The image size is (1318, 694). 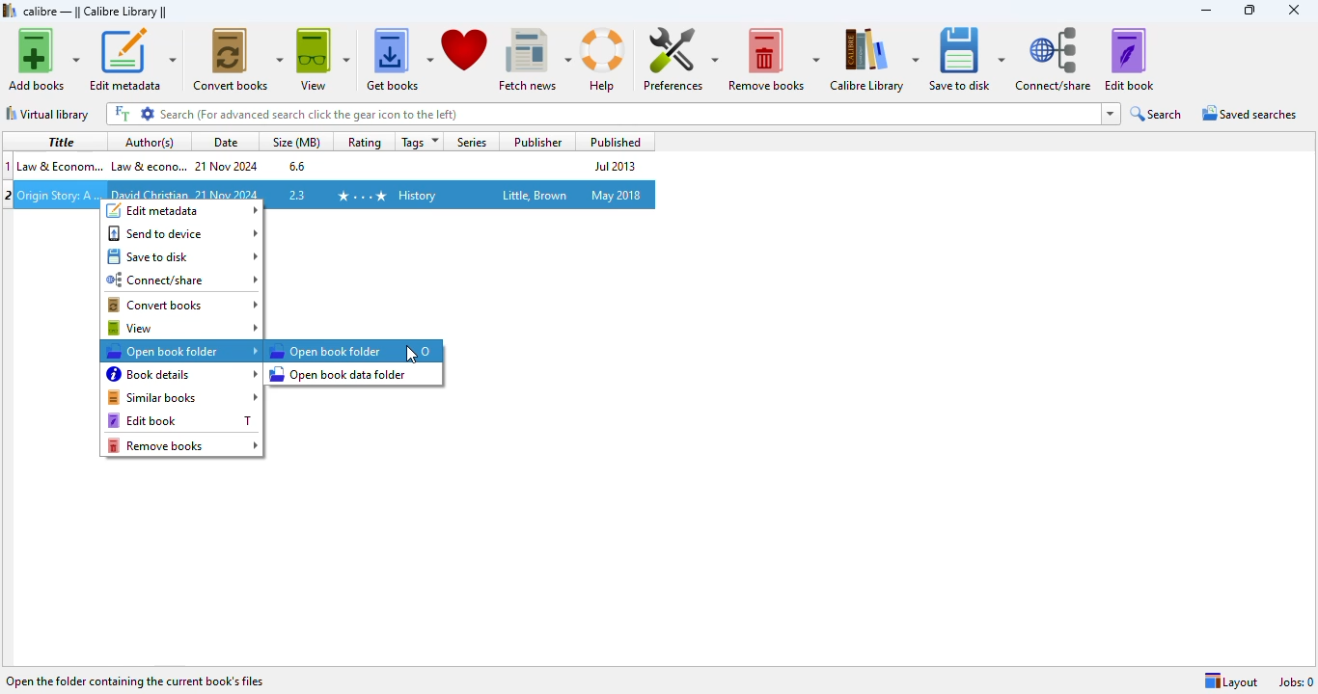 I want to click on add books, so click(x=42, y=59).